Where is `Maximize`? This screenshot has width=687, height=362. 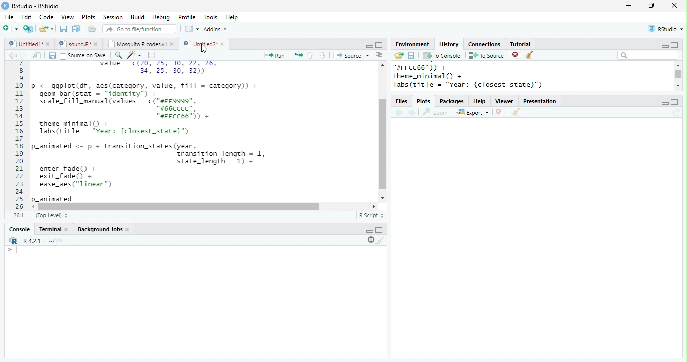 Maximize is located at coordinates (379, 45).